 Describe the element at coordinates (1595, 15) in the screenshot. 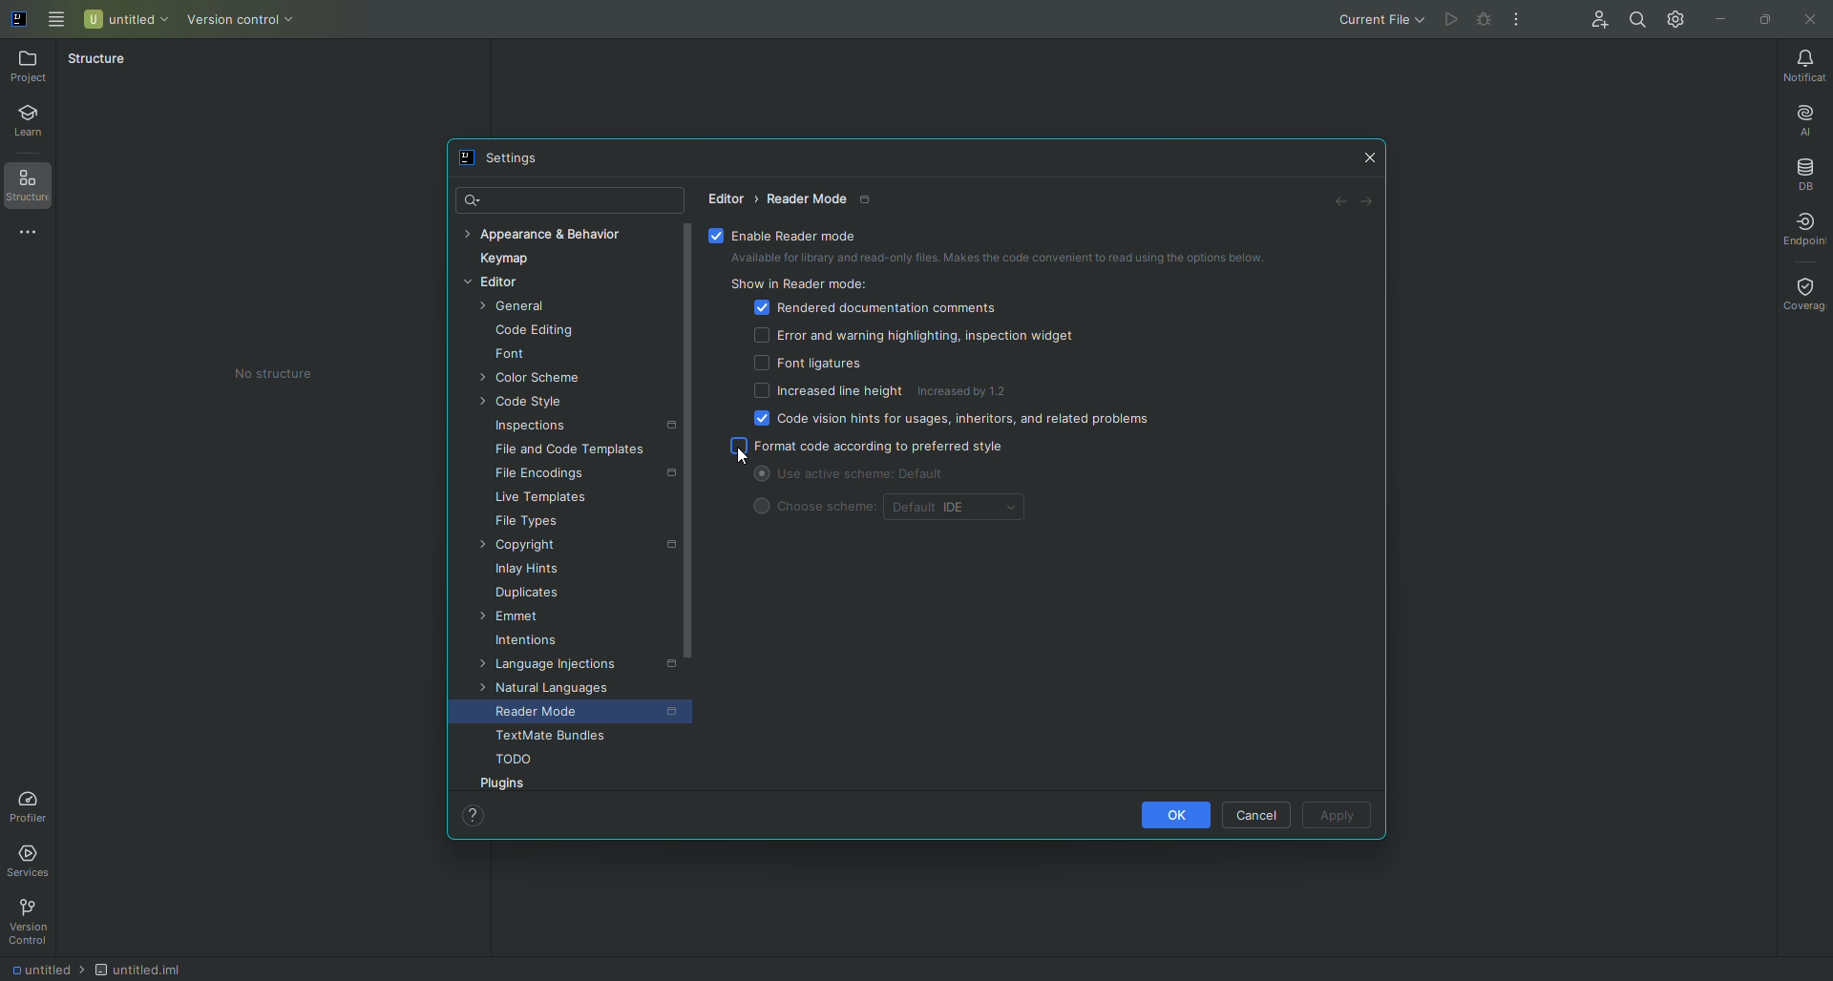

I see `Code With Me` at that location.